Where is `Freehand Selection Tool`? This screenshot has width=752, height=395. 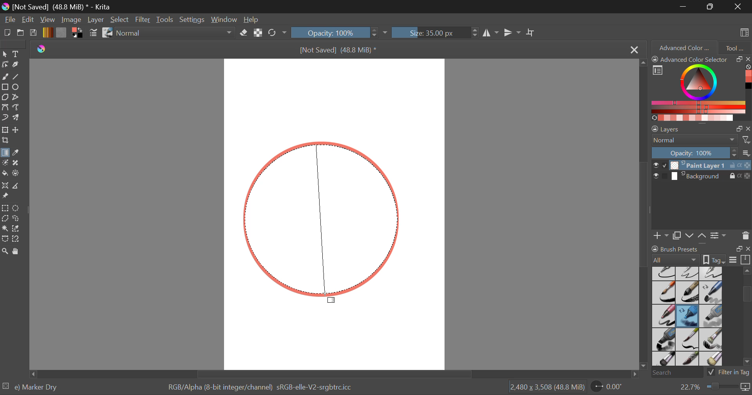 Freehand Selection Tool is located at coordinates (17, 218).